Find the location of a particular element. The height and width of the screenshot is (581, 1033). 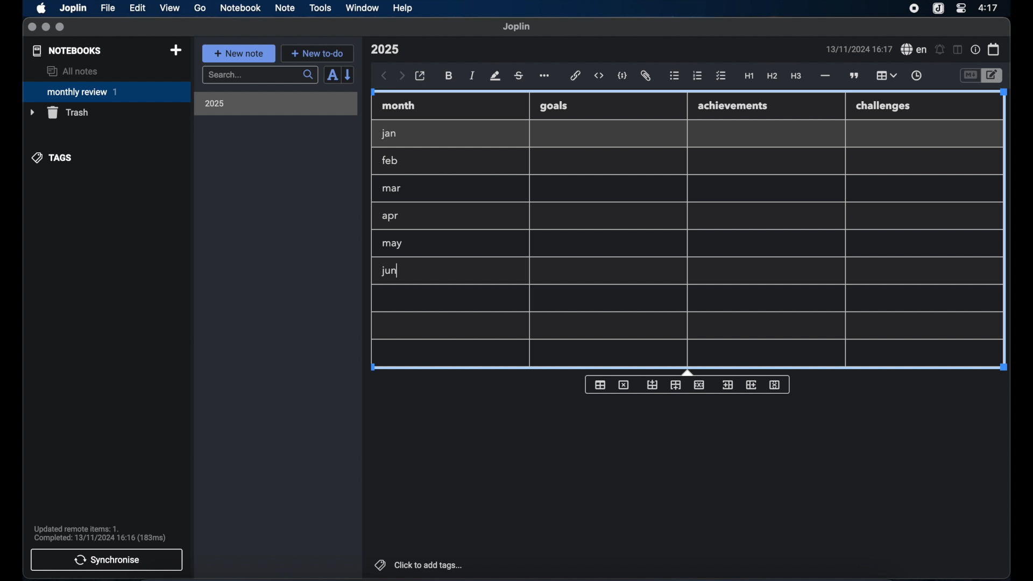

mar is located at coordinates (392, 189).